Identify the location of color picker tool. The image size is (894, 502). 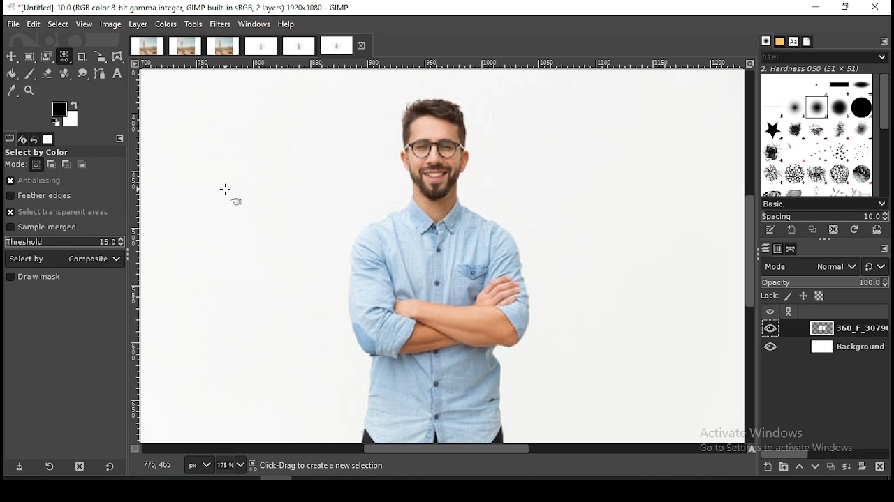
(11, 91).